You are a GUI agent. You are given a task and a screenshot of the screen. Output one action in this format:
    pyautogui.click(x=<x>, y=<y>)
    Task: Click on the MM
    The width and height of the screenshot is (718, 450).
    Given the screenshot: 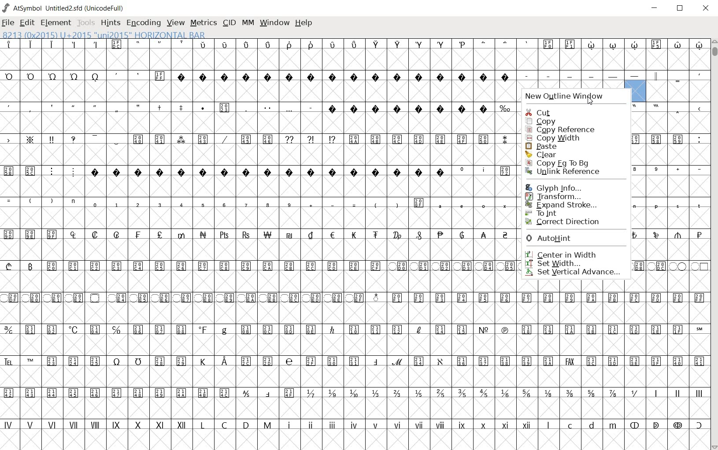 What is the action you would take?
    pyautogui.click(x=248, y=23)
    